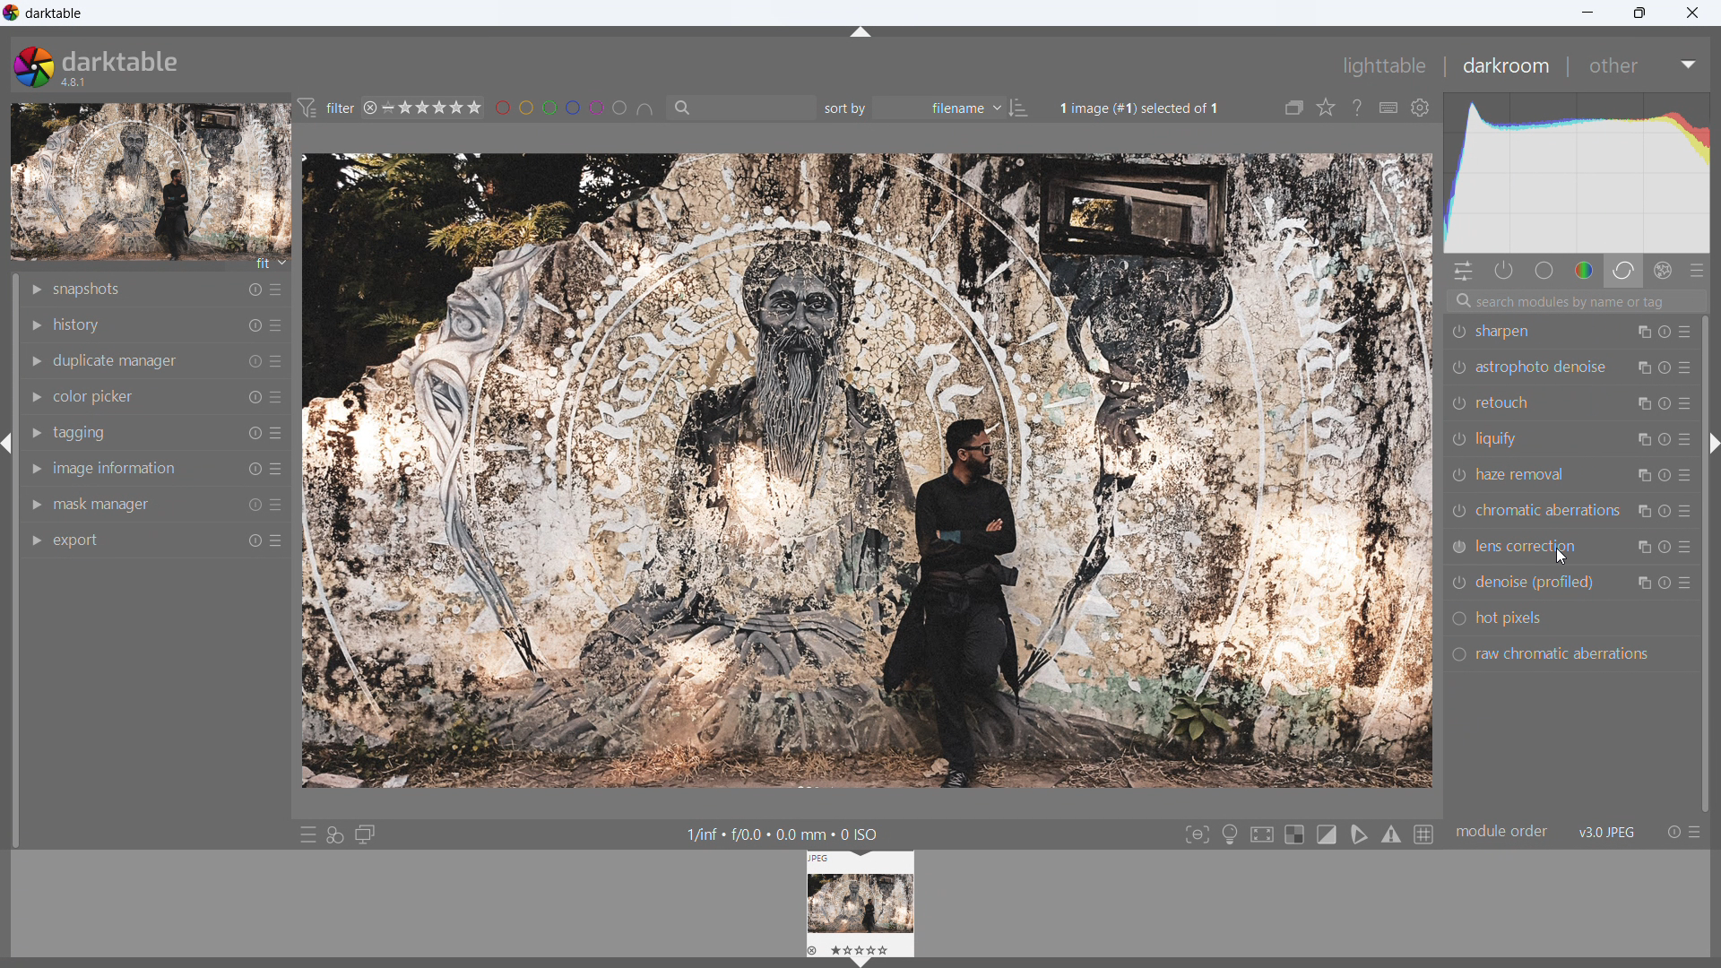  I want to click on mask manager, so click(102, 505).